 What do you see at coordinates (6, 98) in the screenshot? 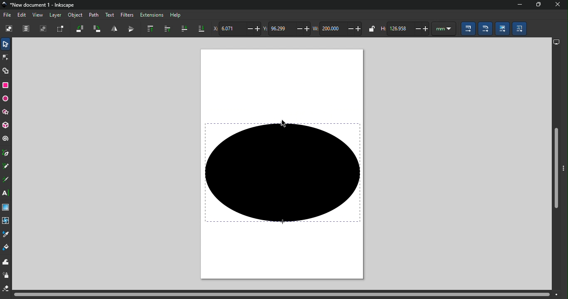
I see `Ellipse/arc tool` at bounding box center [6, 98].